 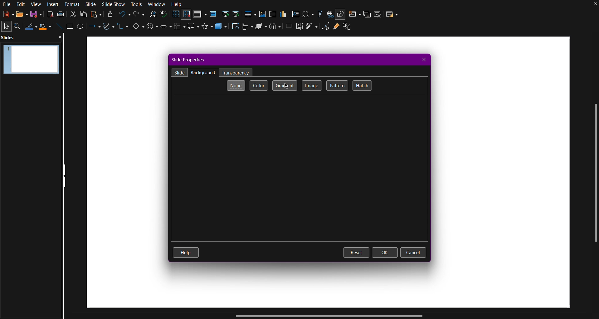 What do you see at coordinates (30, 58) in the screenshot?
I see `Slide 1` at bounding box center [30, 58].